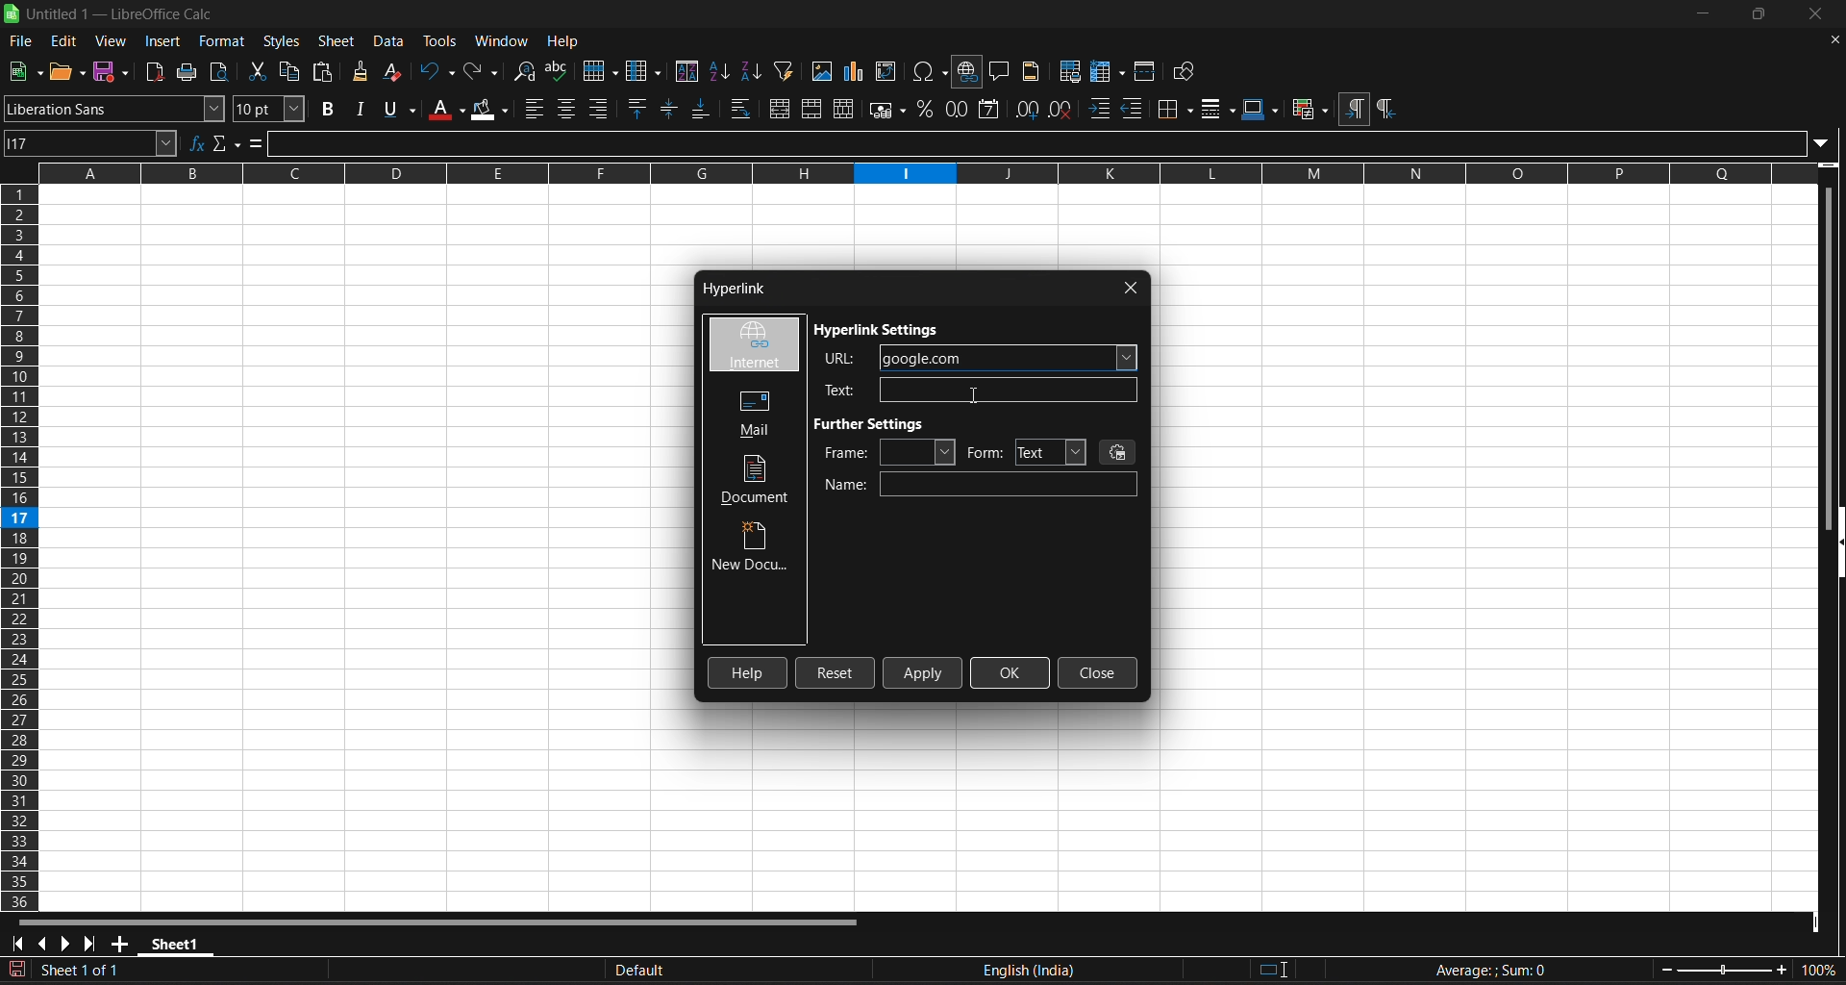 The width and height of the screenshot is (1846, 985). What do you see at coordinates (1100, 111) in the screenshot?
I see `increase indent` at bounding box center [1100, 111].